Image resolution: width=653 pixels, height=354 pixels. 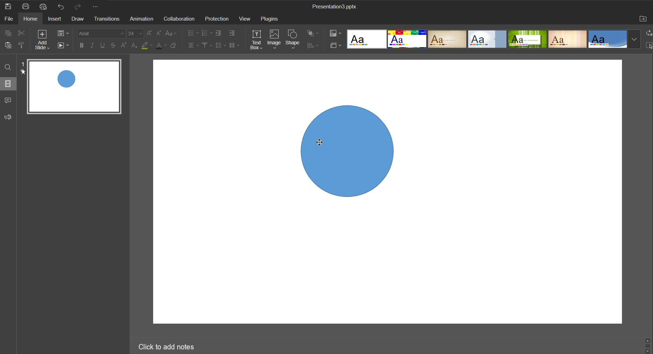 What do you see at coordinates (94, 46) in the screenshot?
I see `Italic` at bounding box center [94, 46].